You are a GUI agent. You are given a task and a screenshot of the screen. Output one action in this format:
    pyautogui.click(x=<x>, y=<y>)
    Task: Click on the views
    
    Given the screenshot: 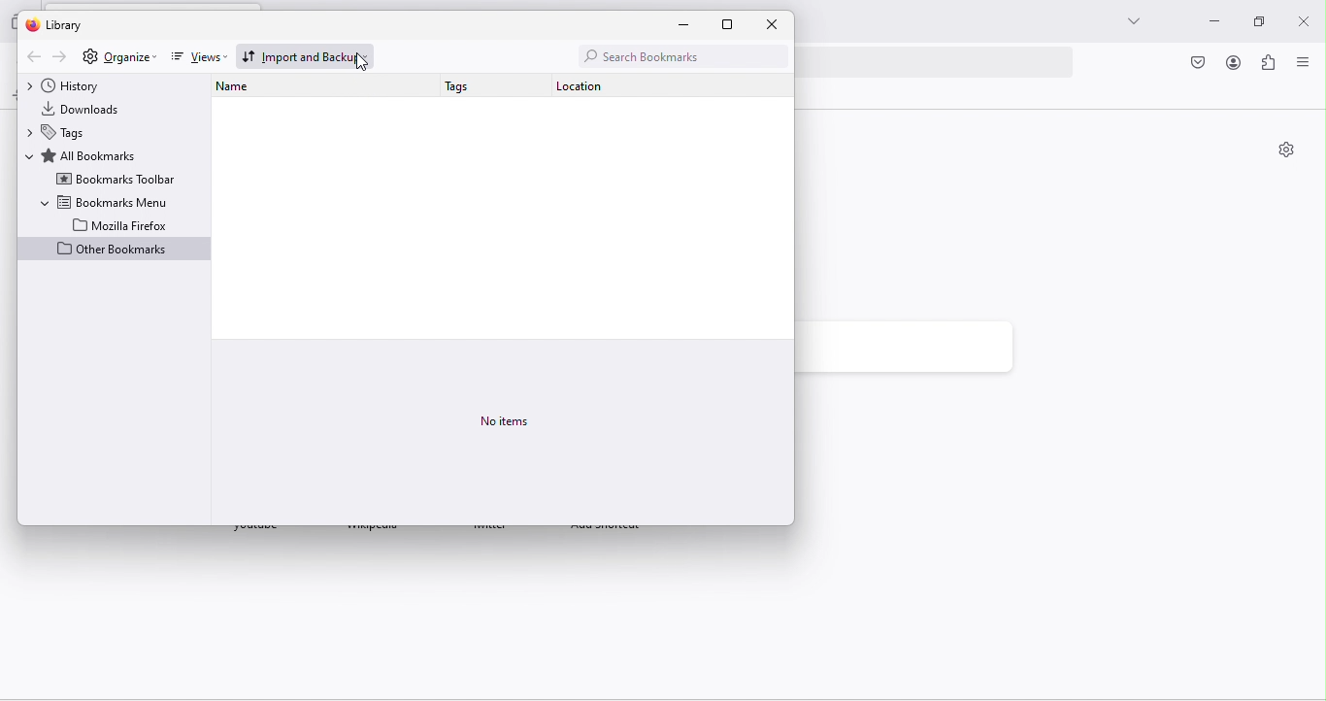 What is the action you would take?
    pyautogui.click(x=195, y=58)
    